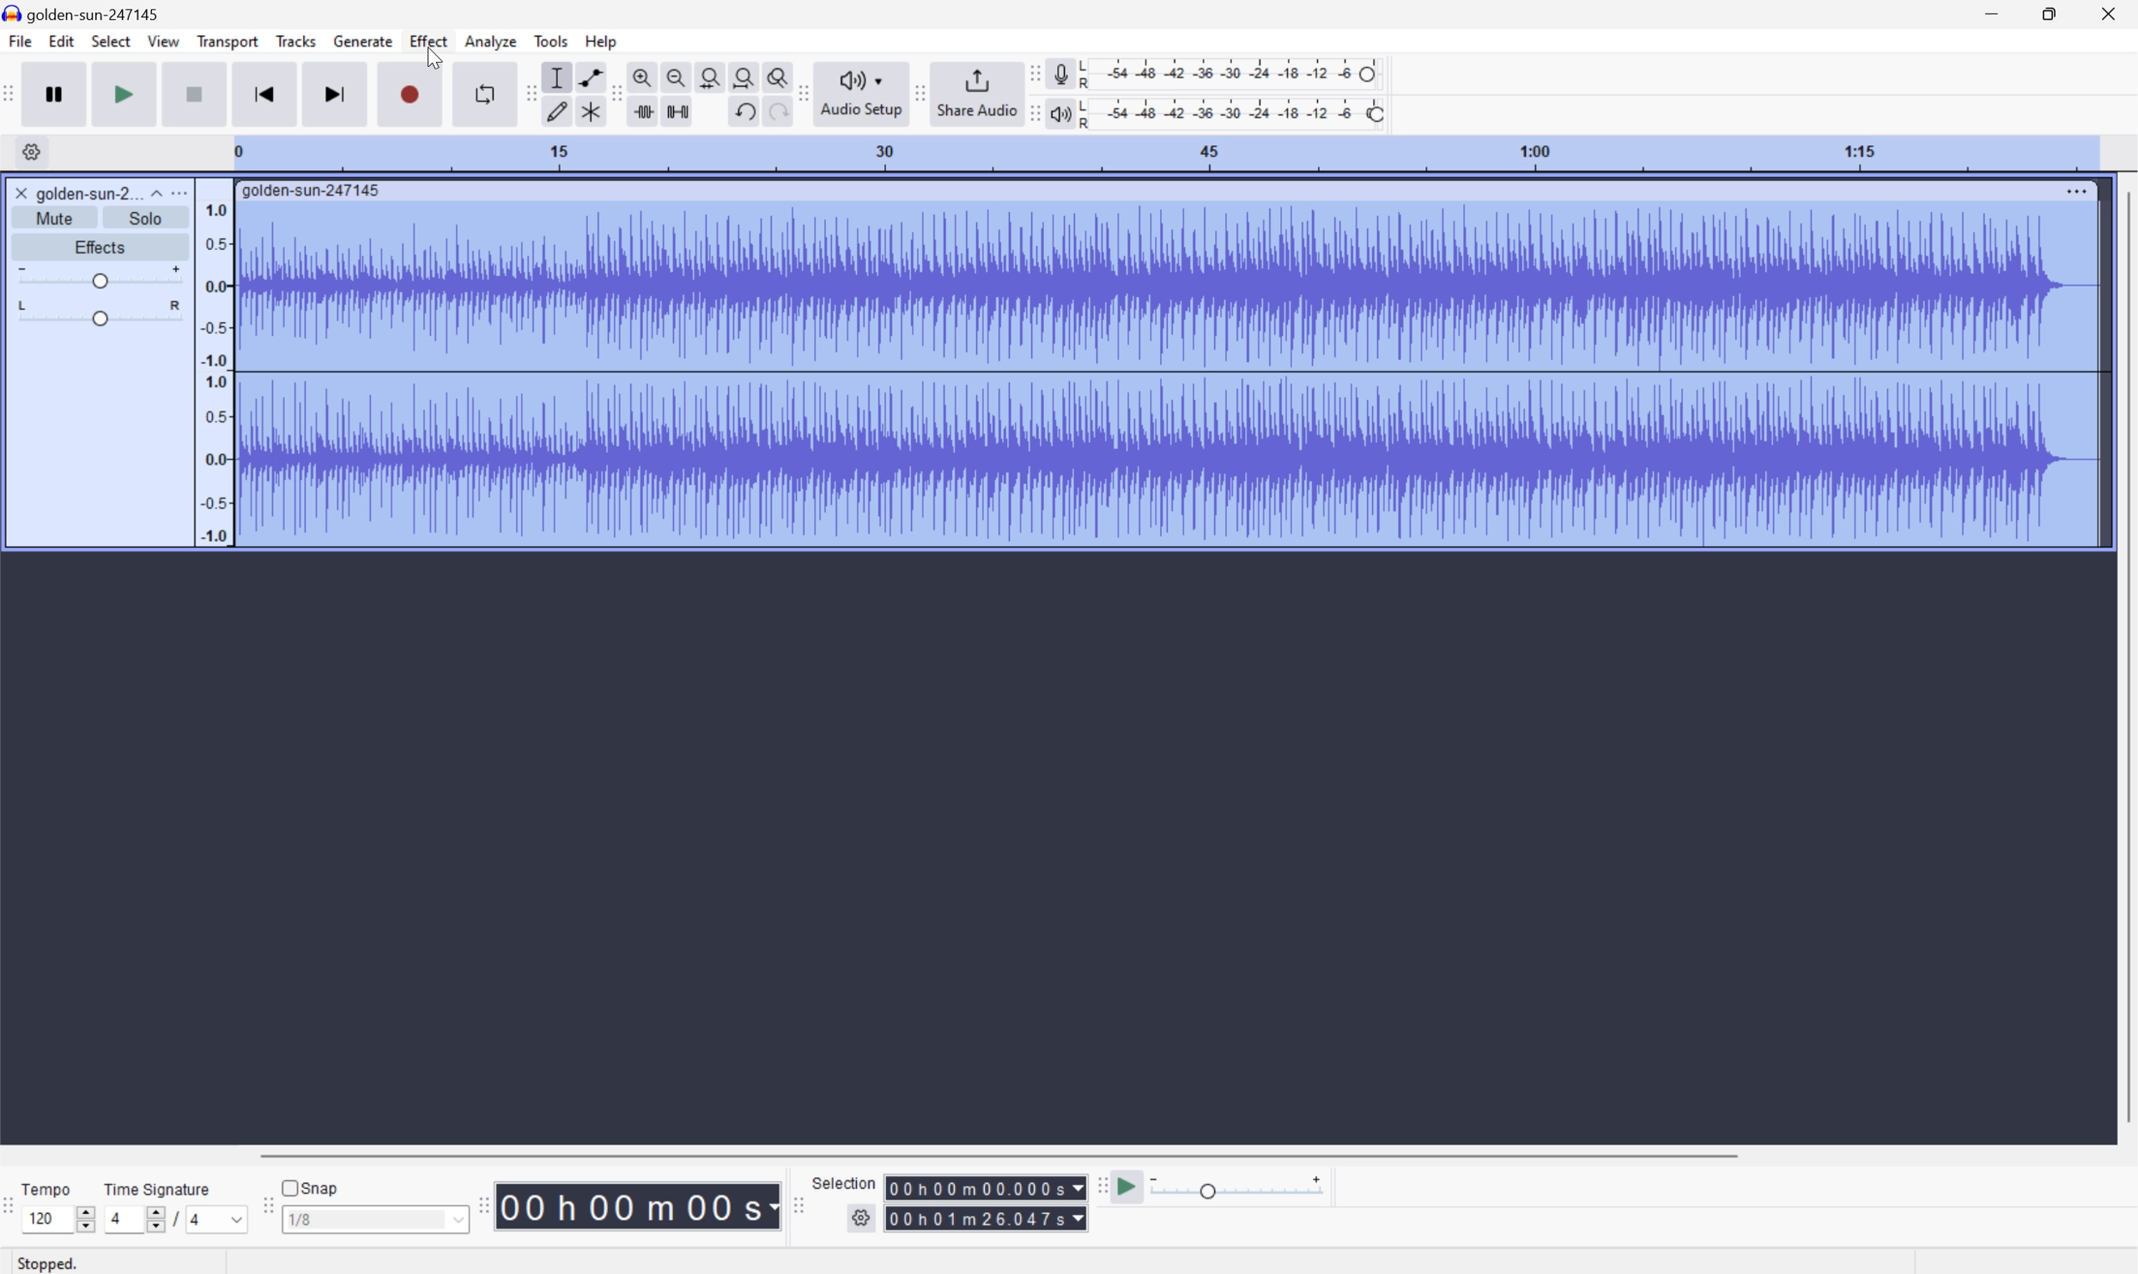 The image size is (2138, 1274). What do you see at coordinates (429, 41) in the screenshot?
I see `Effect` at bounding box center [429, 41].